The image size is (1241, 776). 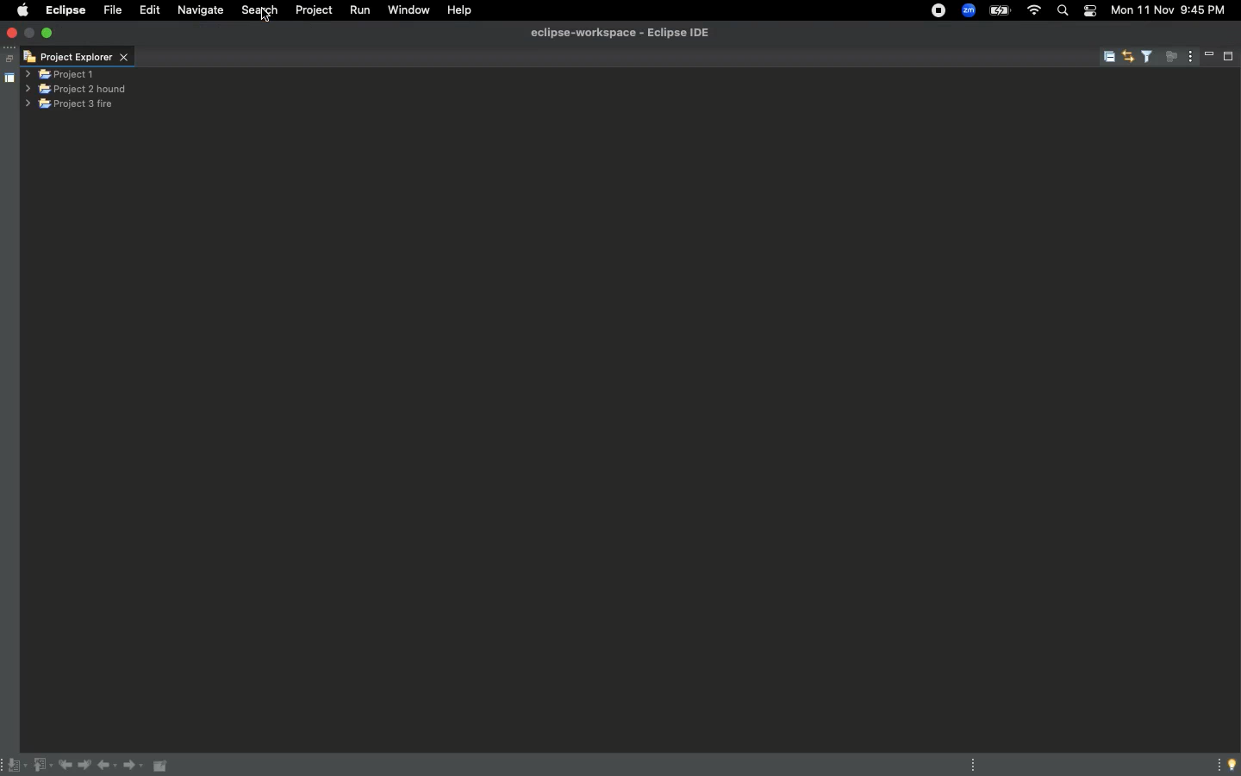 What do you see at coordinates (61, 74) in the screenshot?
I see `Project 1` at bounding box center [61, 74].